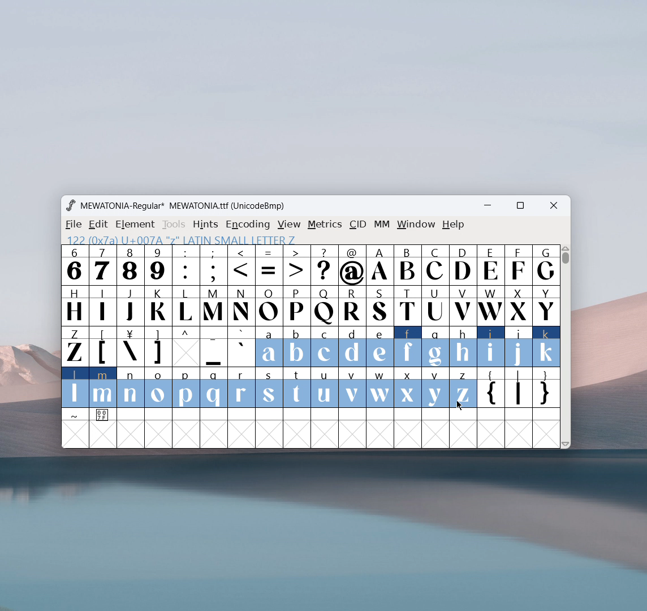 The image size is (647, 611). What do you see at coordinates (520, 207) in the screenshot?
I see `maximize` at bounding box center [520, 207].